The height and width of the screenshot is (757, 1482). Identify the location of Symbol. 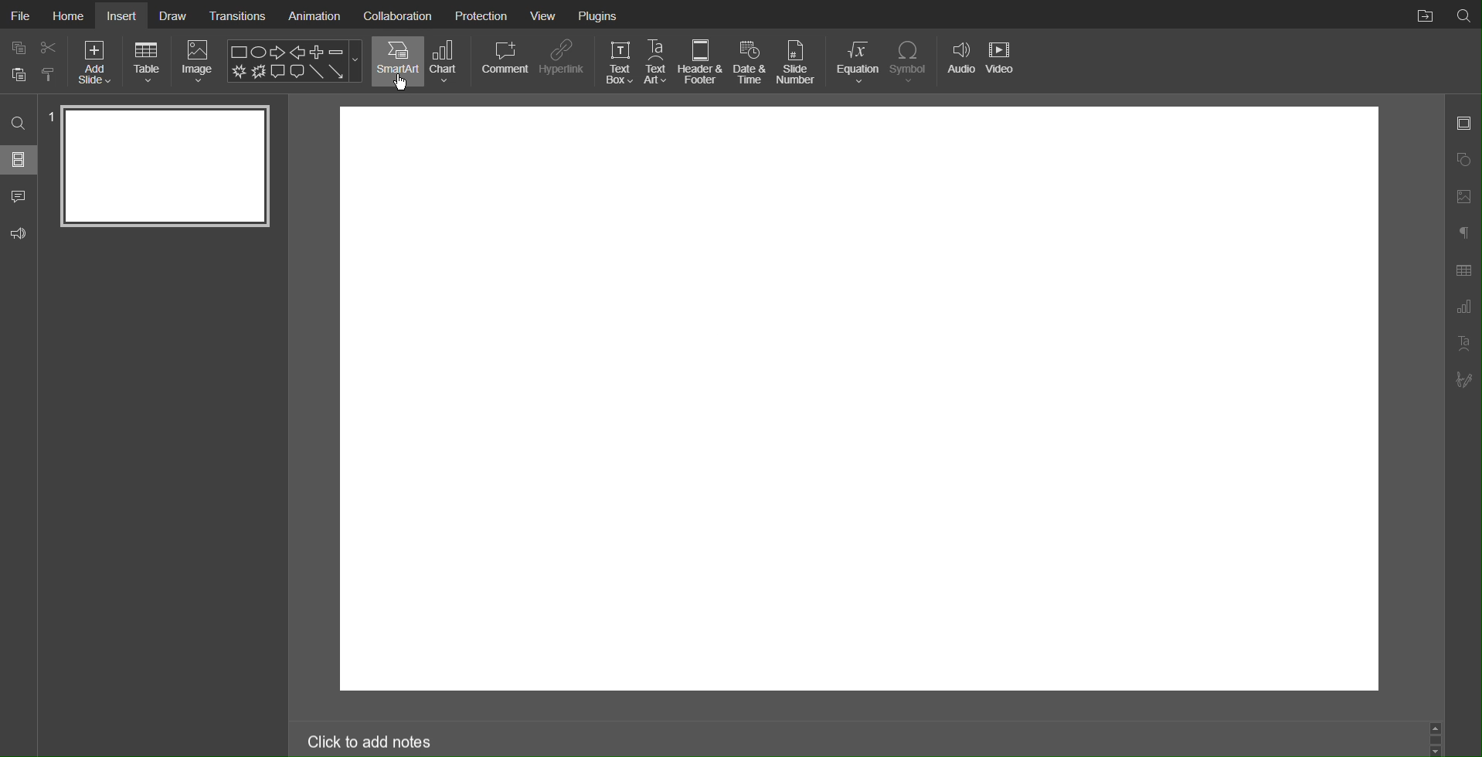
(912, 61).